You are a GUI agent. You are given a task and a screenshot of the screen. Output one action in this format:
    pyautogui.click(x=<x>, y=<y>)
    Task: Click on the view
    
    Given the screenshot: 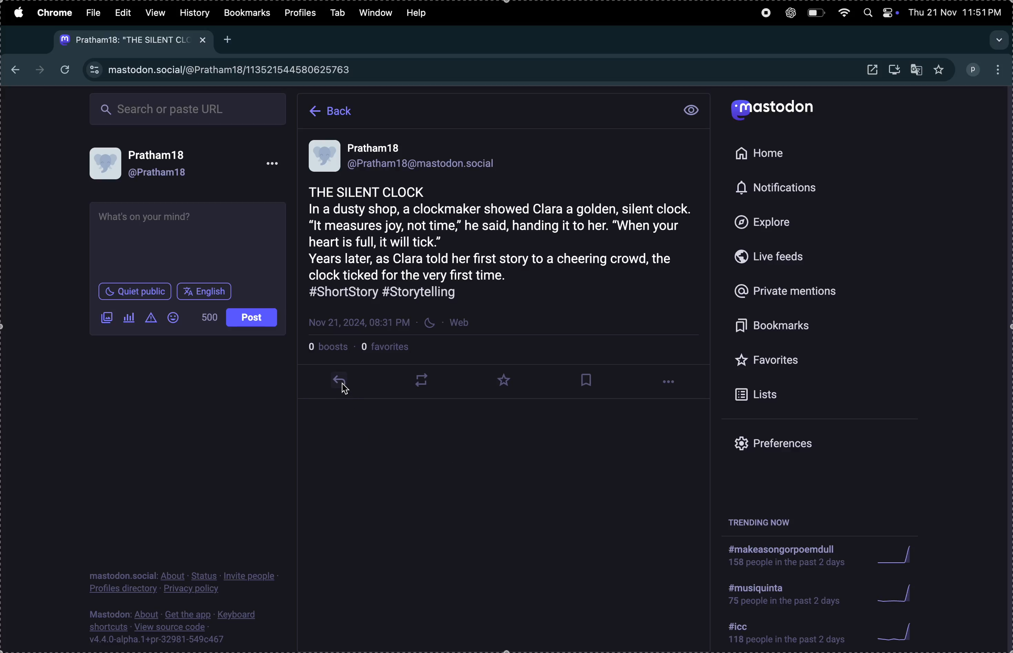 What is the action you would take?
    pyautogui.click(x=691, y=110)
    